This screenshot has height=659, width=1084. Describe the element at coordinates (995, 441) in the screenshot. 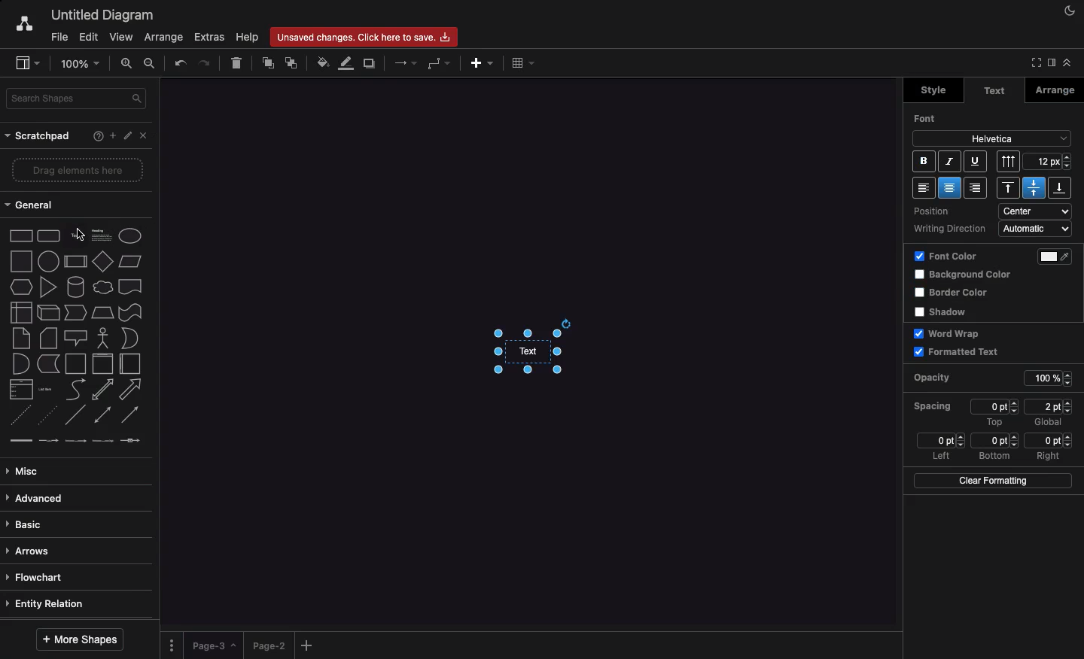

I see `0 pt` at that location.